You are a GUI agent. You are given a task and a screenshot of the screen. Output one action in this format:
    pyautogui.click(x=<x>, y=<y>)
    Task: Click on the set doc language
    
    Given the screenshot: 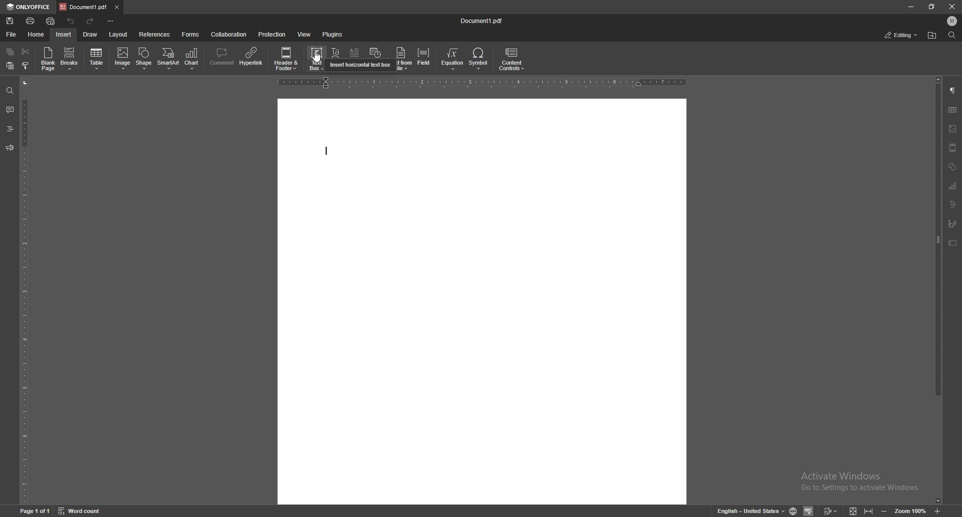 What is the action you would take?
    pyautogui.click(x=794, y=511)
    